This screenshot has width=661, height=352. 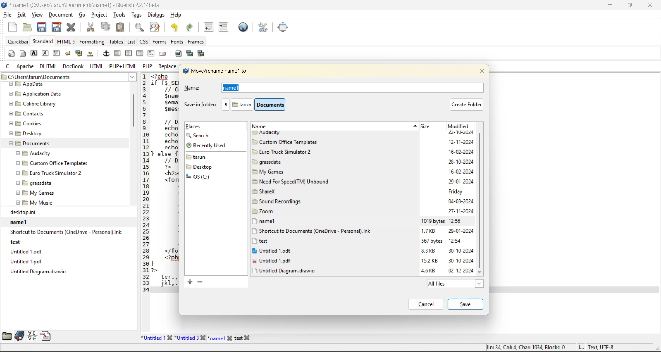 I want to click on snippets, so click(x=45, y=336).